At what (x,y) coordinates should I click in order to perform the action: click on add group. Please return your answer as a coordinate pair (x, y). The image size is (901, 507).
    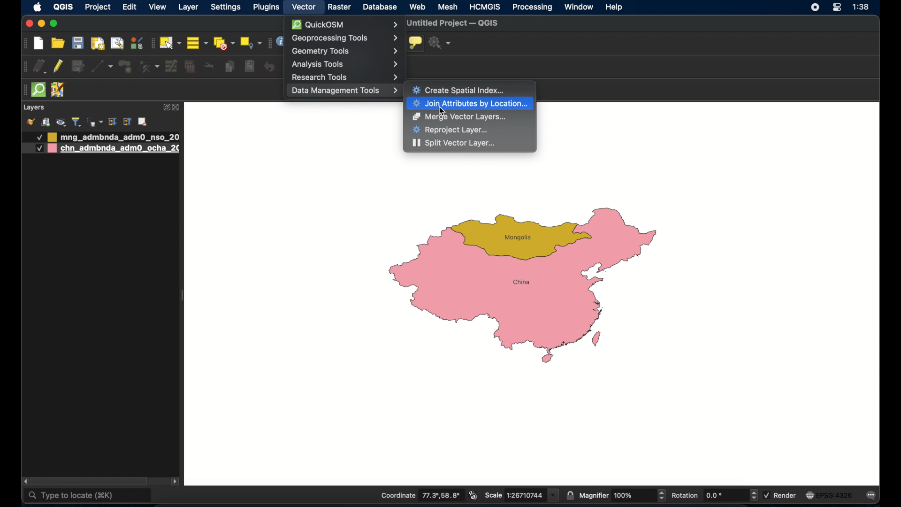
    Looking at the image, I should click on (46, 123).